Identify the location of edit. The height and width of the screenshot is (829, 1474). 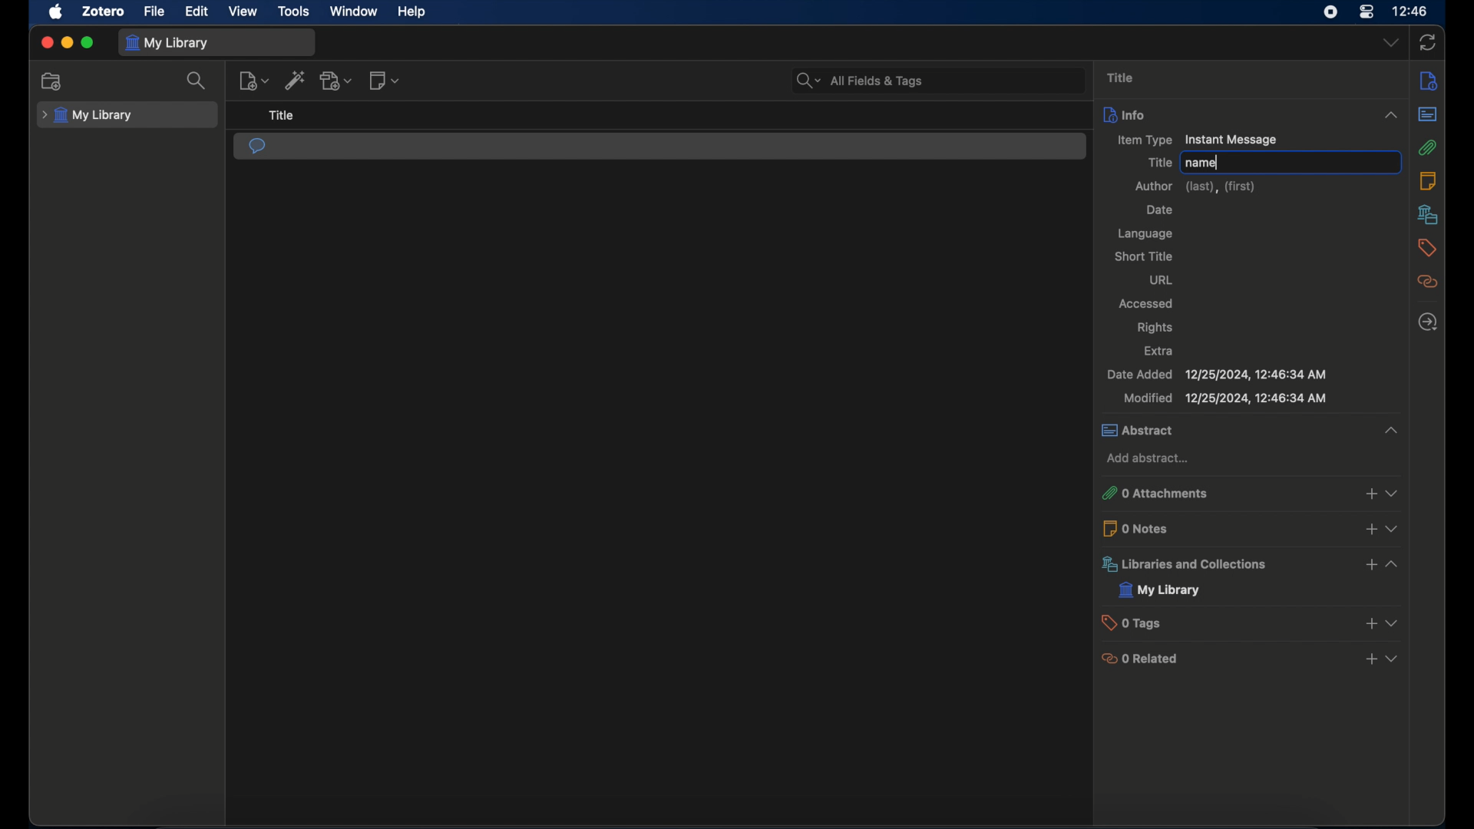
(198, 12).